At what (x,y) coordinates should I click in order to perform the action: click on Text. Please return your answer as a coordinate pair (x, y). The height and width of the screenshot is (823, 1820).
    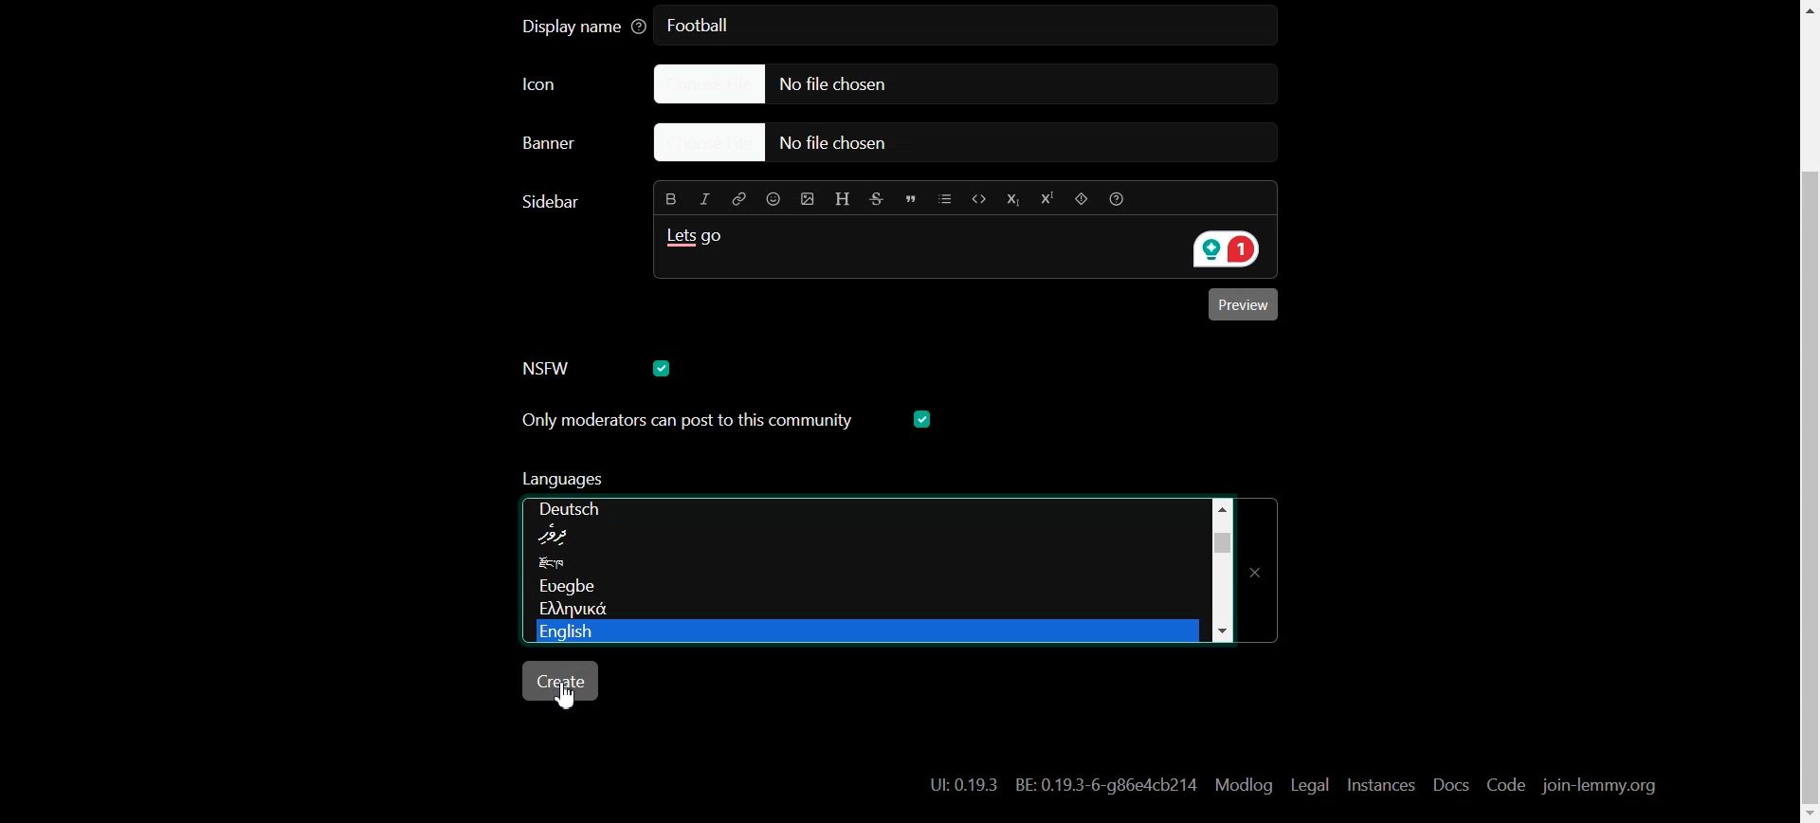
    Looking at the image, I should click on (555, 201).